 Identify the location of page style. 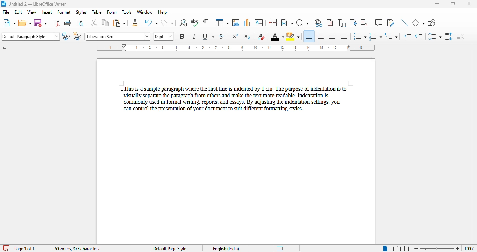
(170, 248).